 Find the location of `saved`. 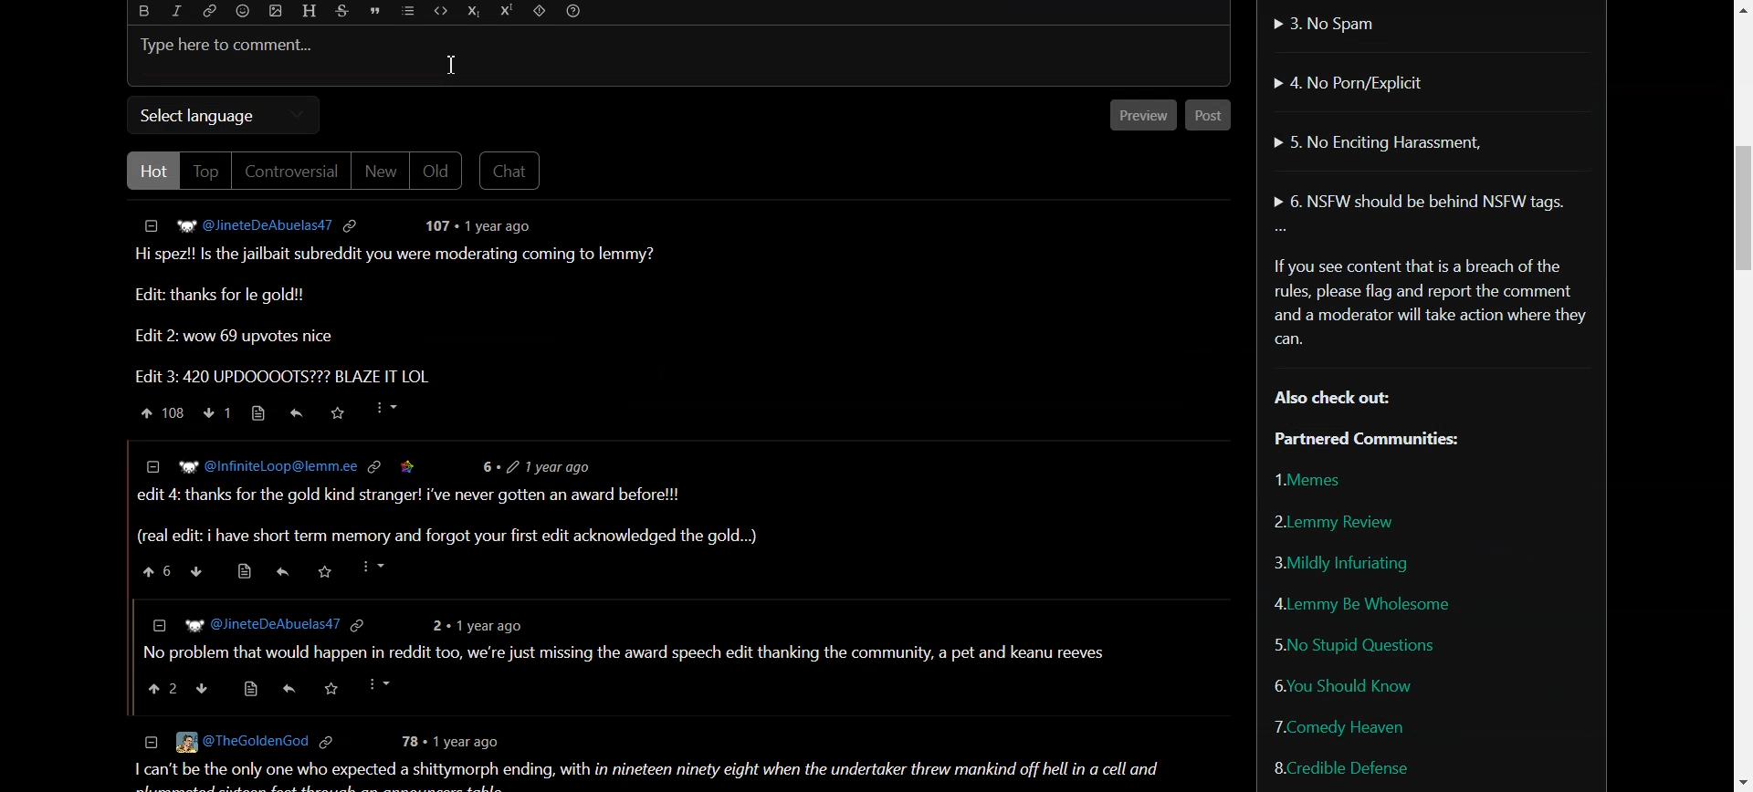

saved is located at coordinates (326, 572).